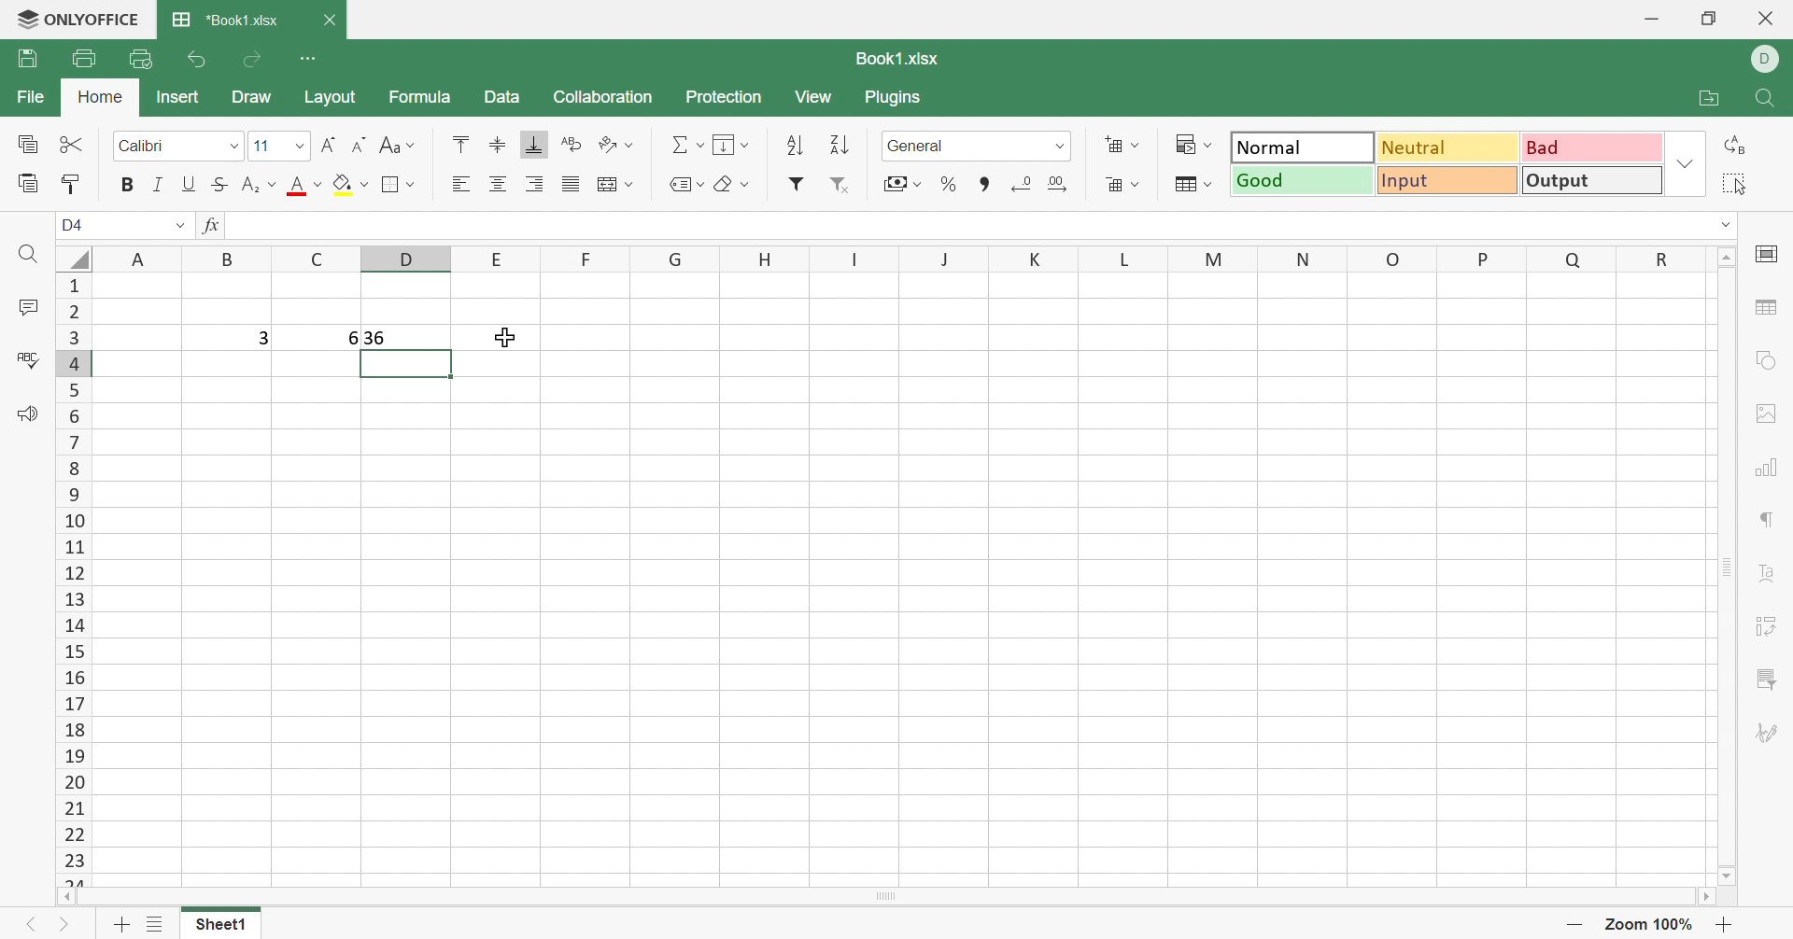  Describe the element at coordinates (420, 96) in the screenshot. I see `Formula` at that location.